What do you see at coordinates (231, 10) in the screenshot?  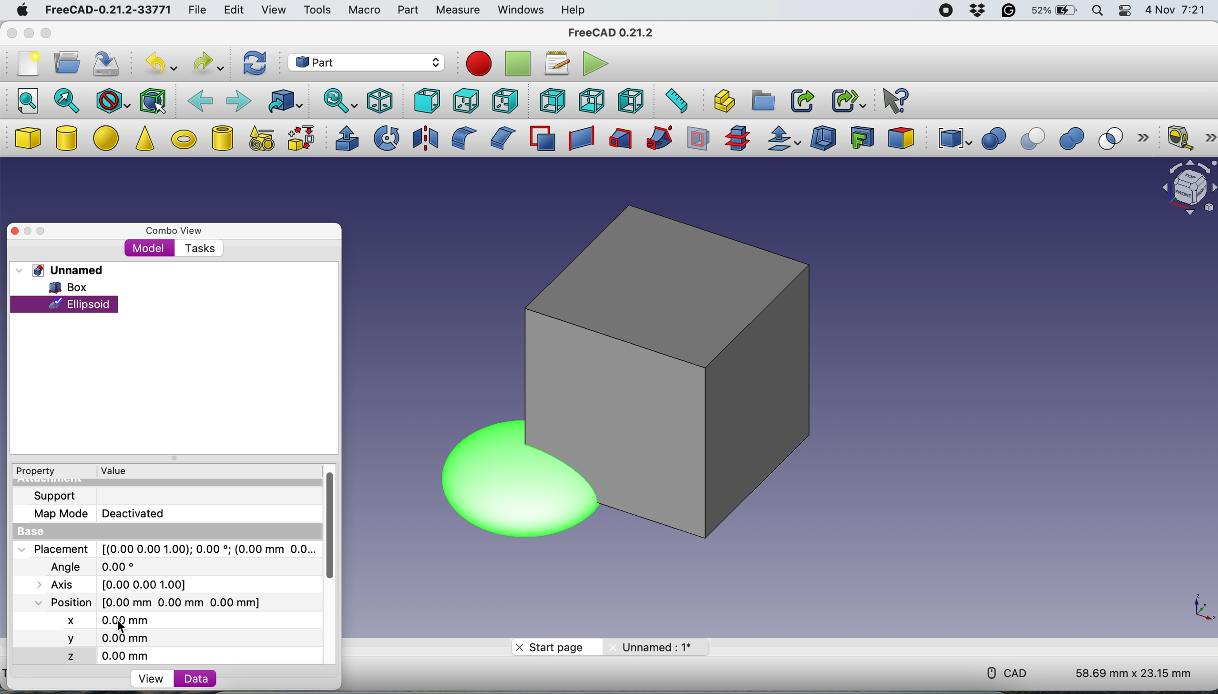 I see `edit` at bounding box center [231, 10].